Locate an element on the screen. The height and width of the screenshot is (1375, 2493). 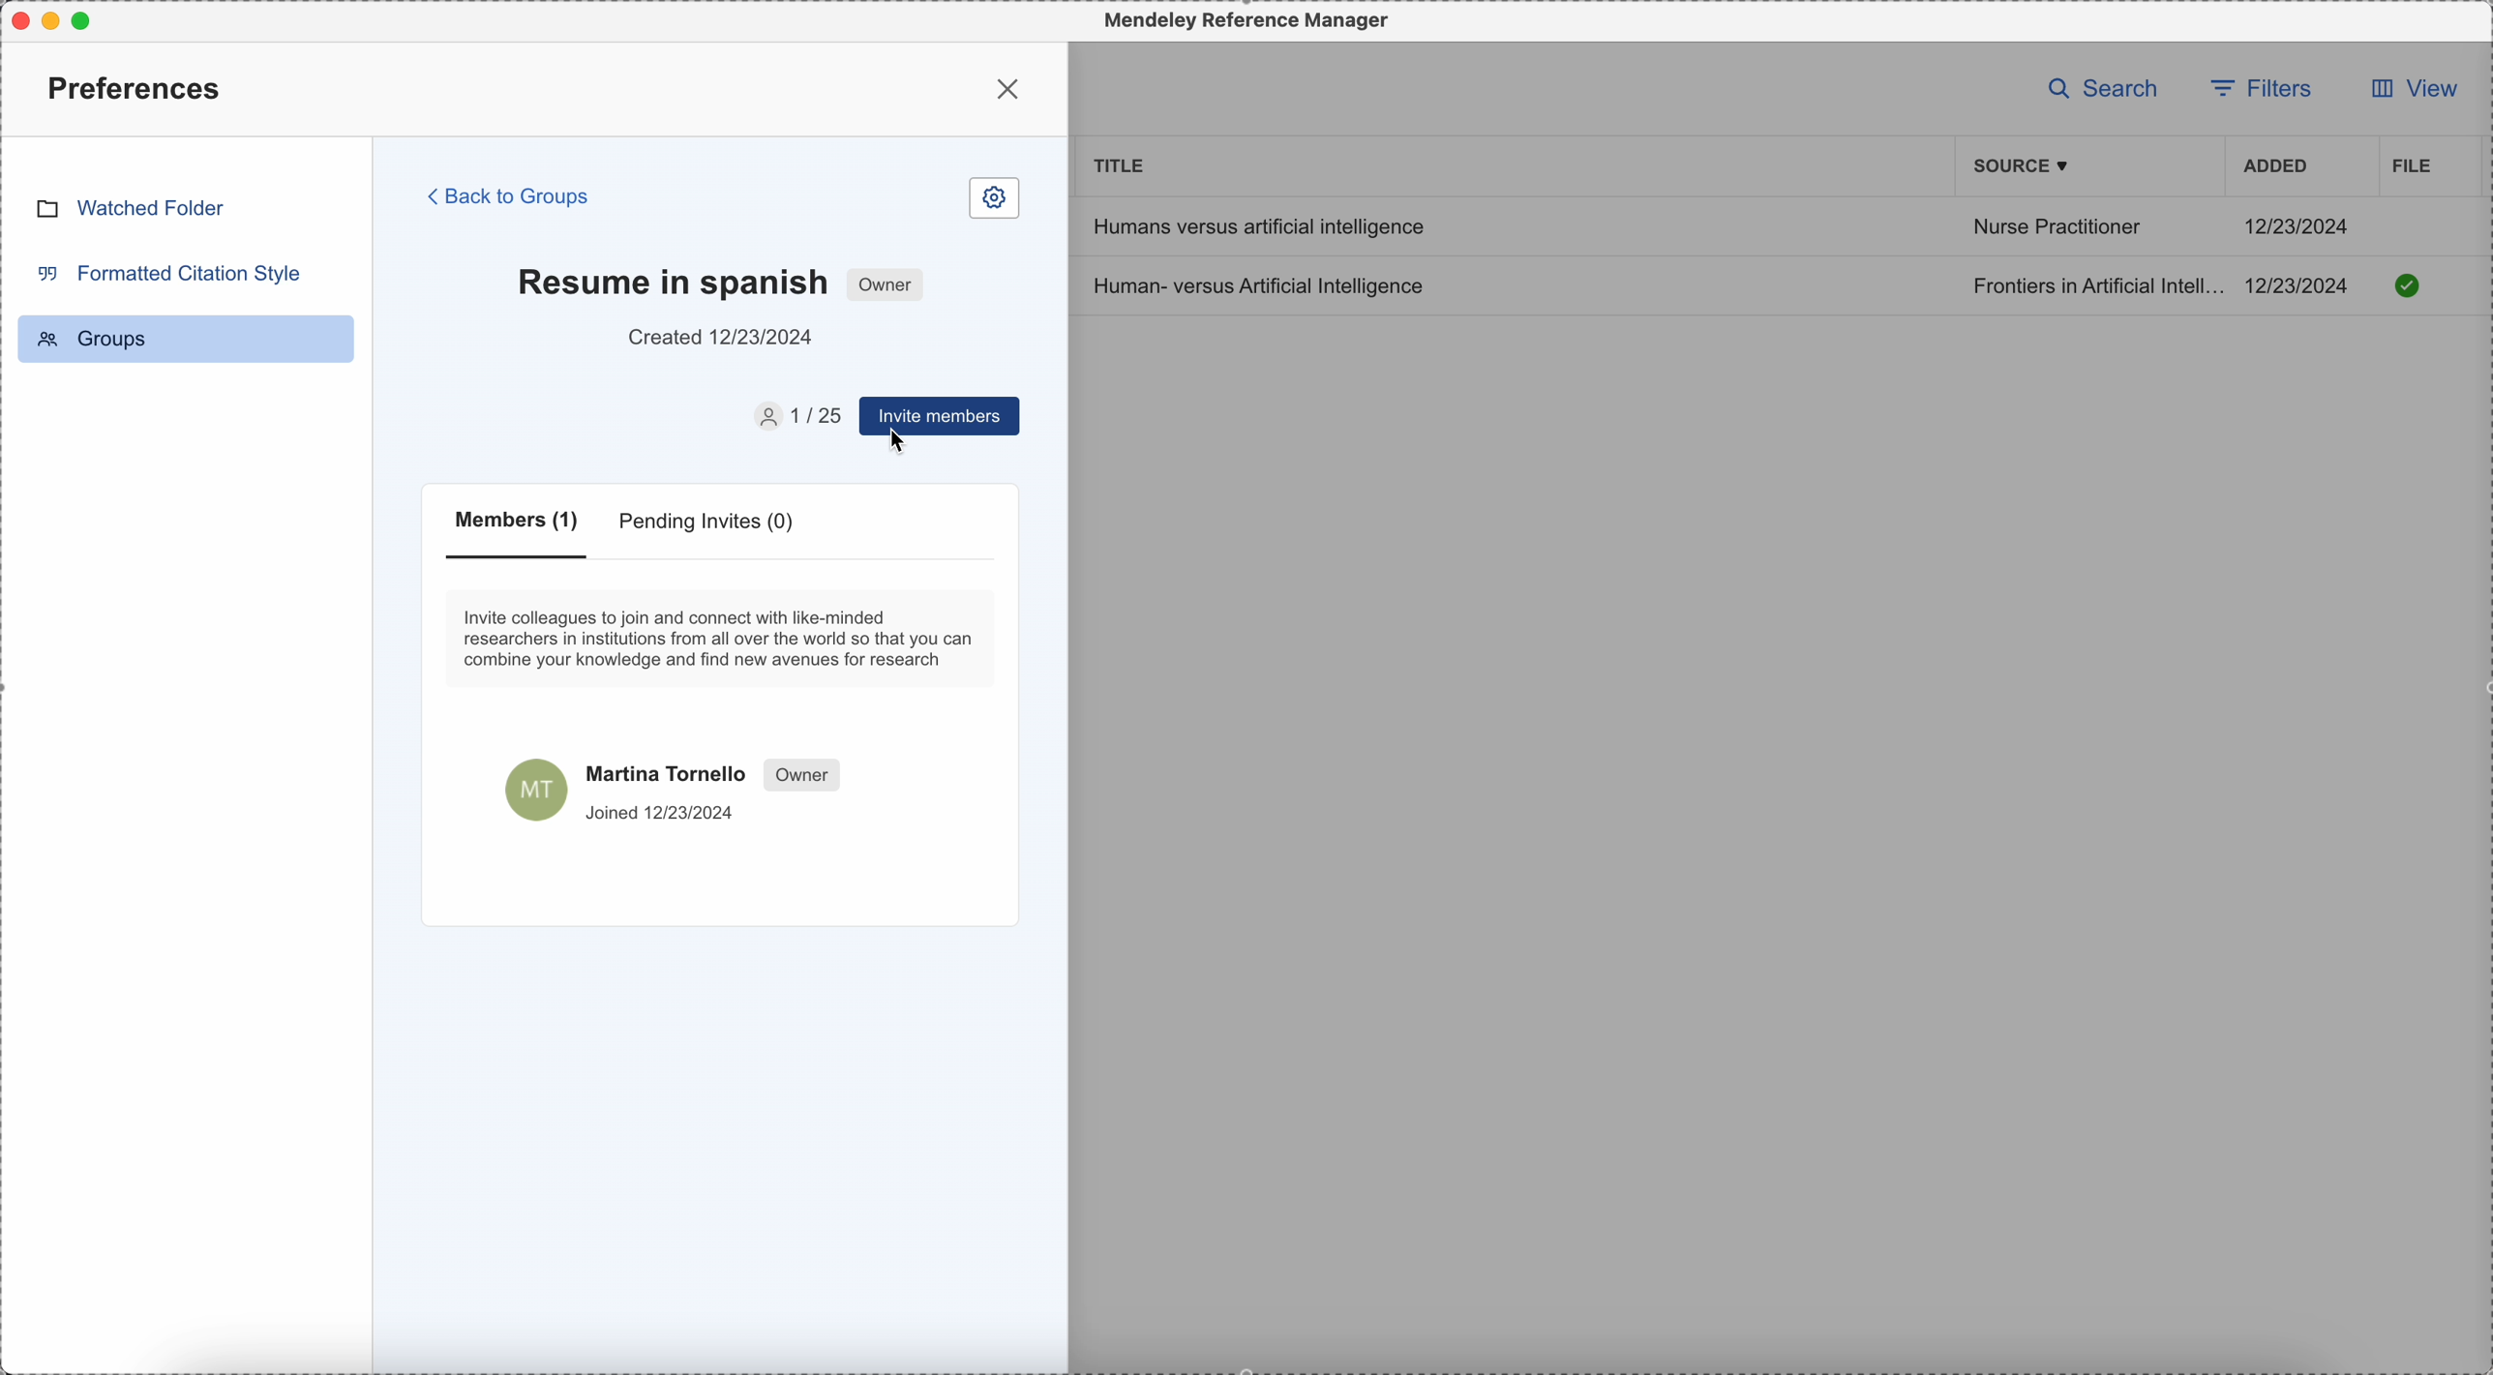
invite members is located at coordinates (938, 418).